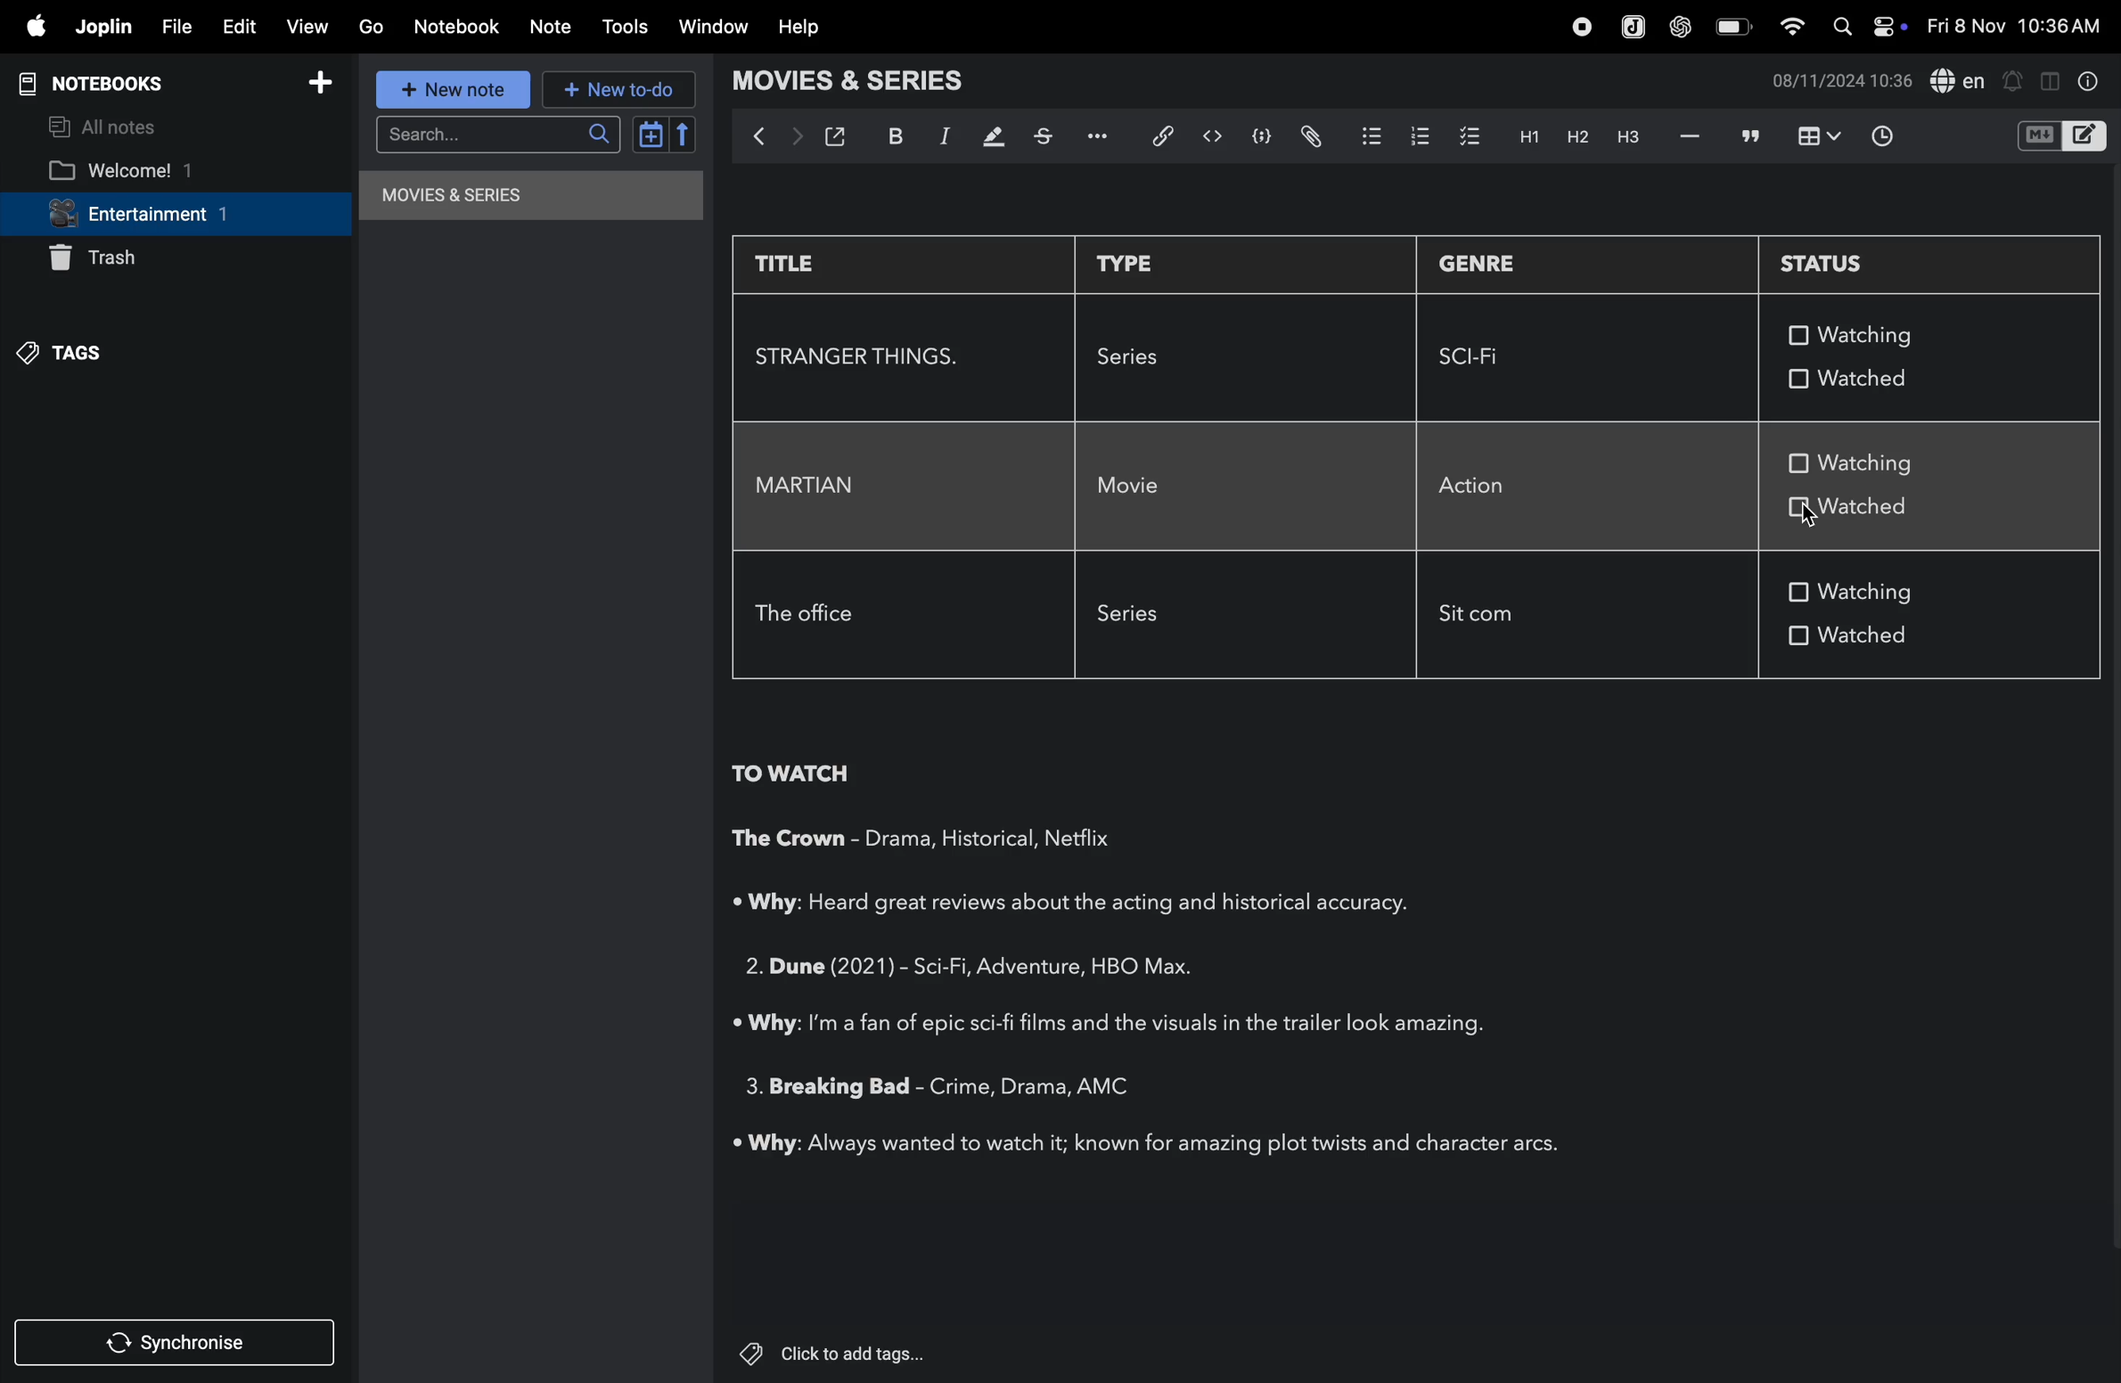 The height and width of the screenshot is (1383, 2121). Describe the element at coordinates (1524, 135) in the screenshot. I see `heading 1` at that location.